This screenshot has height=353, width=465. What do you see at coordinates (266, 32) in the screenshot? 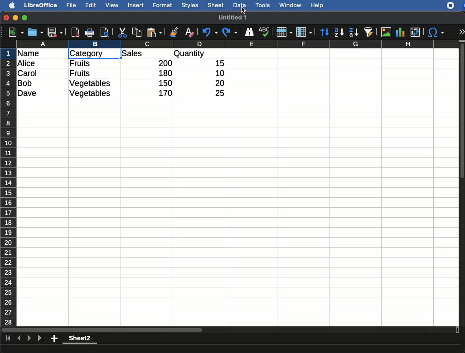
I see `spell check` at bounding box center [266, 32].